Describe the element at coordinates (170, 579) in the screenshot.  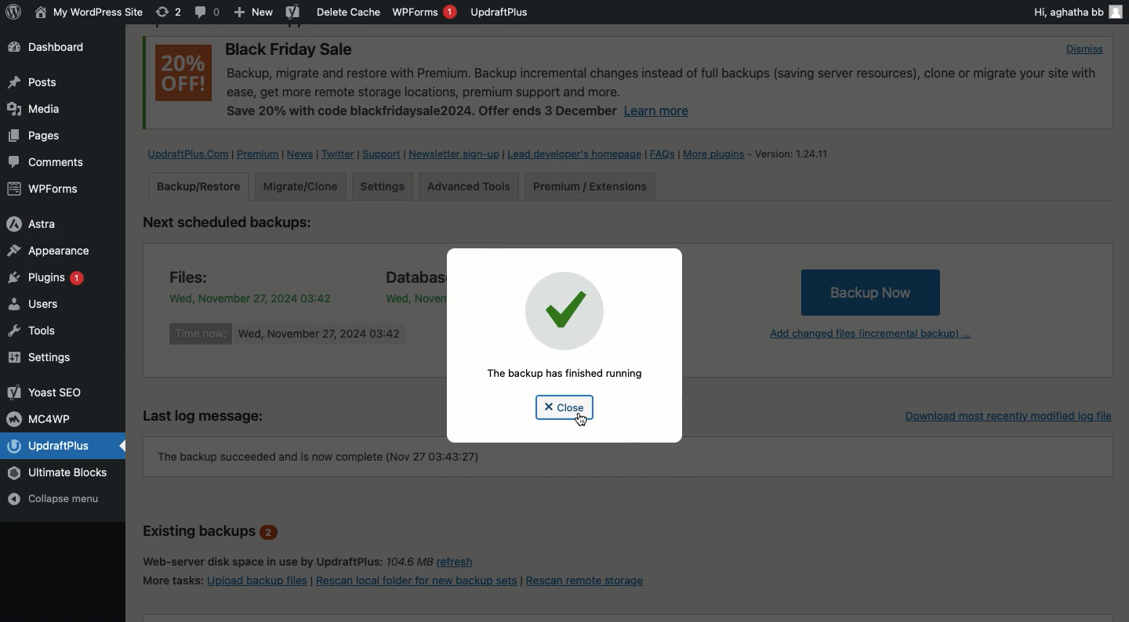
I see `More tasks:` at that location.